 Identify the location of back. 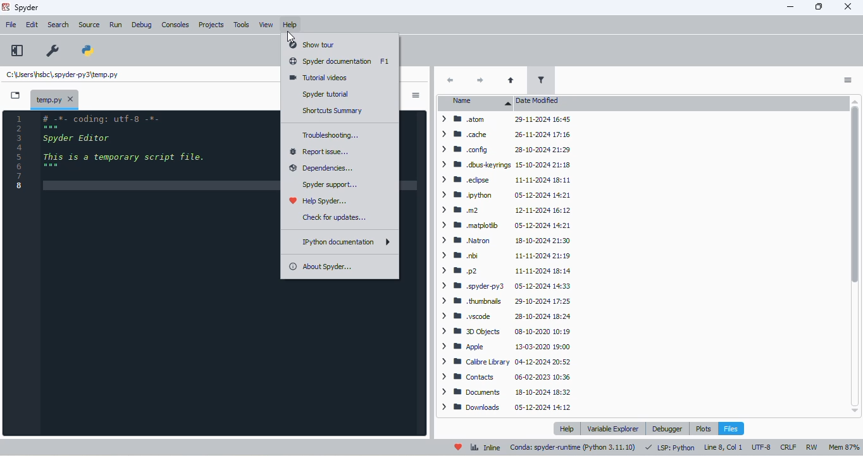
(450, 80).